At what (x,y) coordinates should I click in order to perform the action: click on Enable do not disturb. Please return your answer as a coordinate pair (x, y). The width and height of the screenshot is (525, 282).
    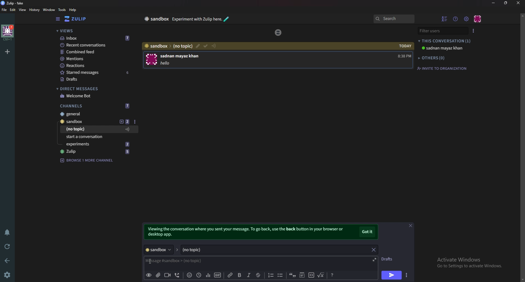
    Looking at the image, I should click on (7, 232).